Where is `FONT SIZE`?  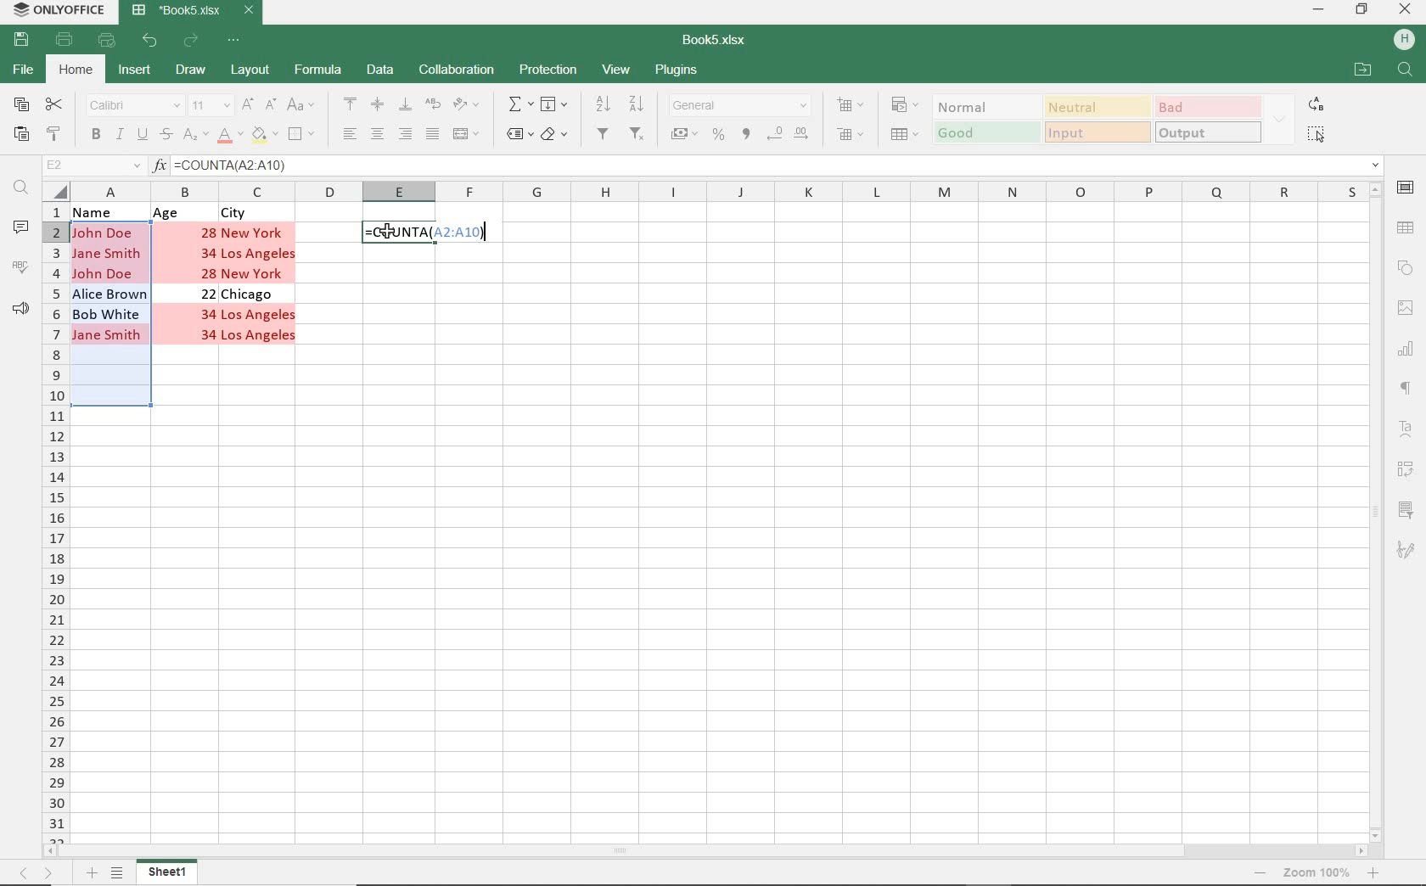
FONT SIZE is located at coordinates (211, 106).